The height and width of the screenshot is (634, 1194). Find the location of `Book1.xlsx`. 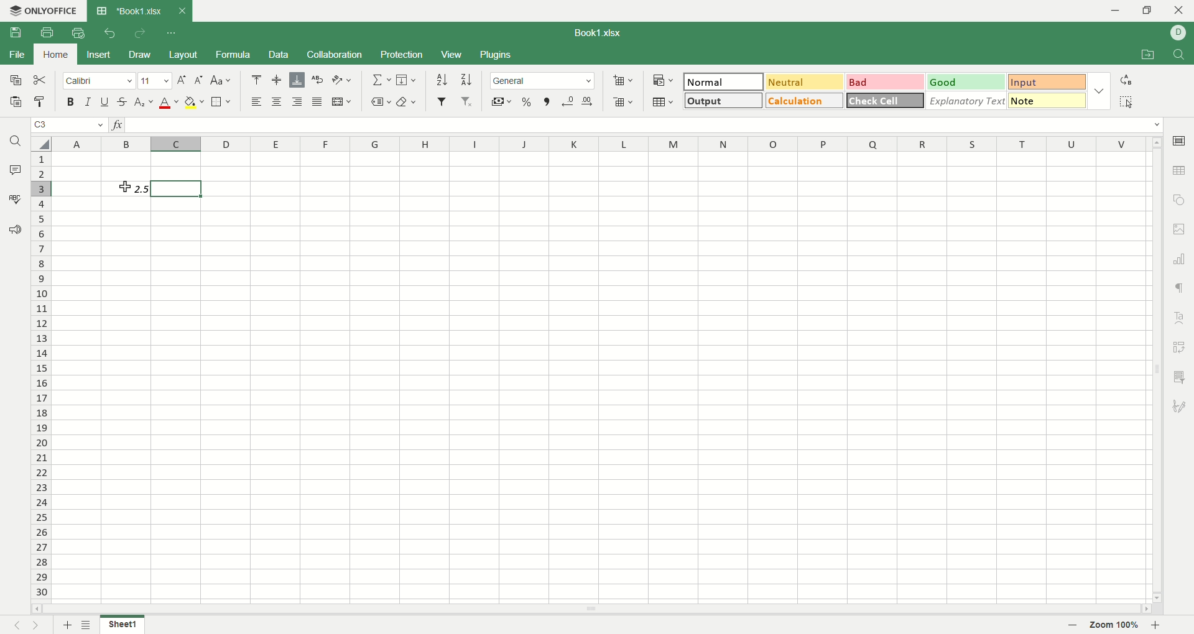

Book1.xlsx is located at coordinates (129, 11).